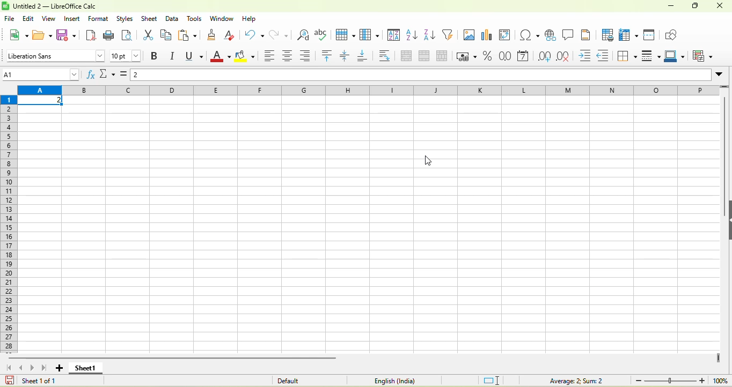 Image resolution: width=732 pixels, height=387 pixels. I want to click on open, so click(44, 34).